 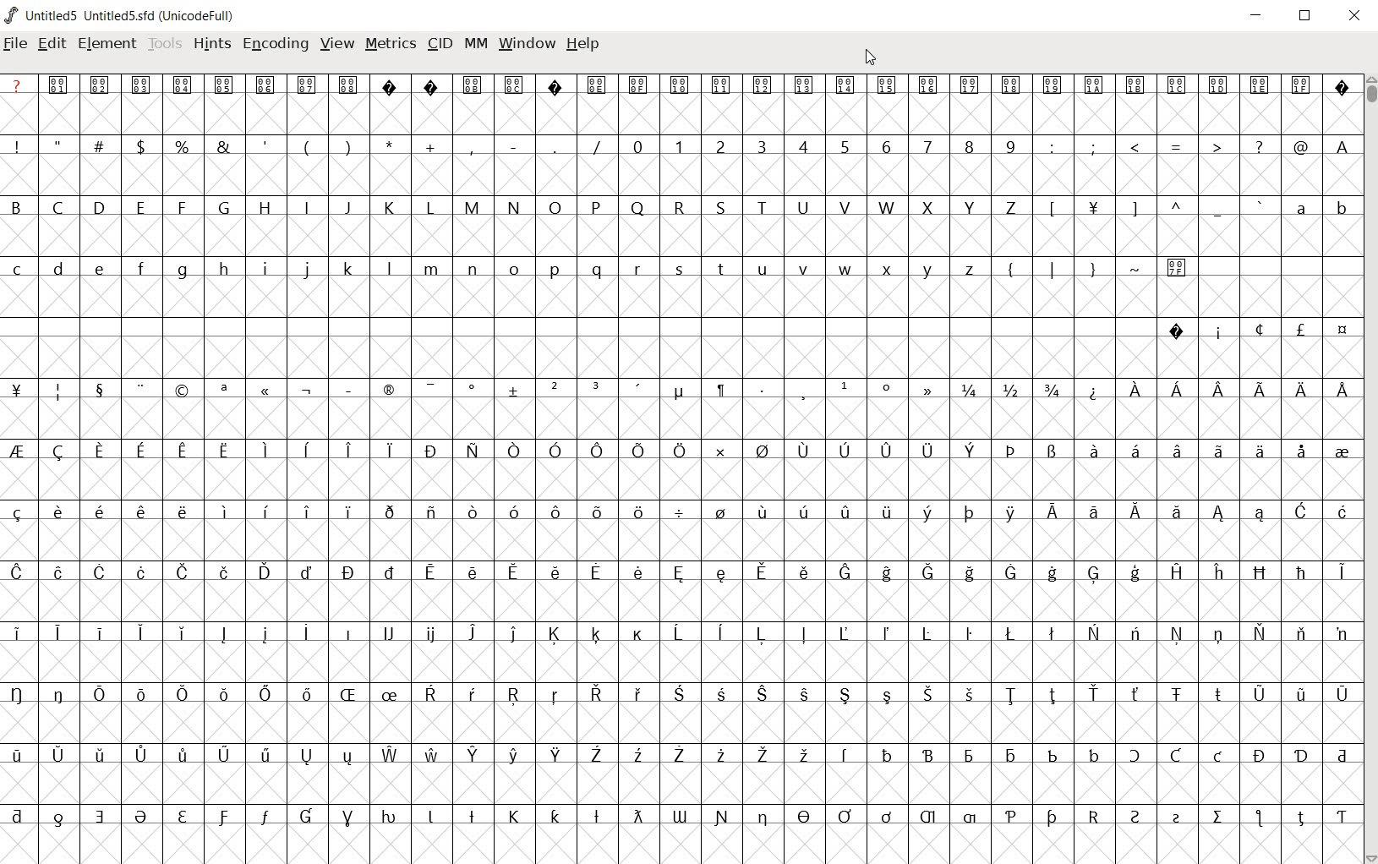 I want to click on Symbol, so click(x=388, y=511).